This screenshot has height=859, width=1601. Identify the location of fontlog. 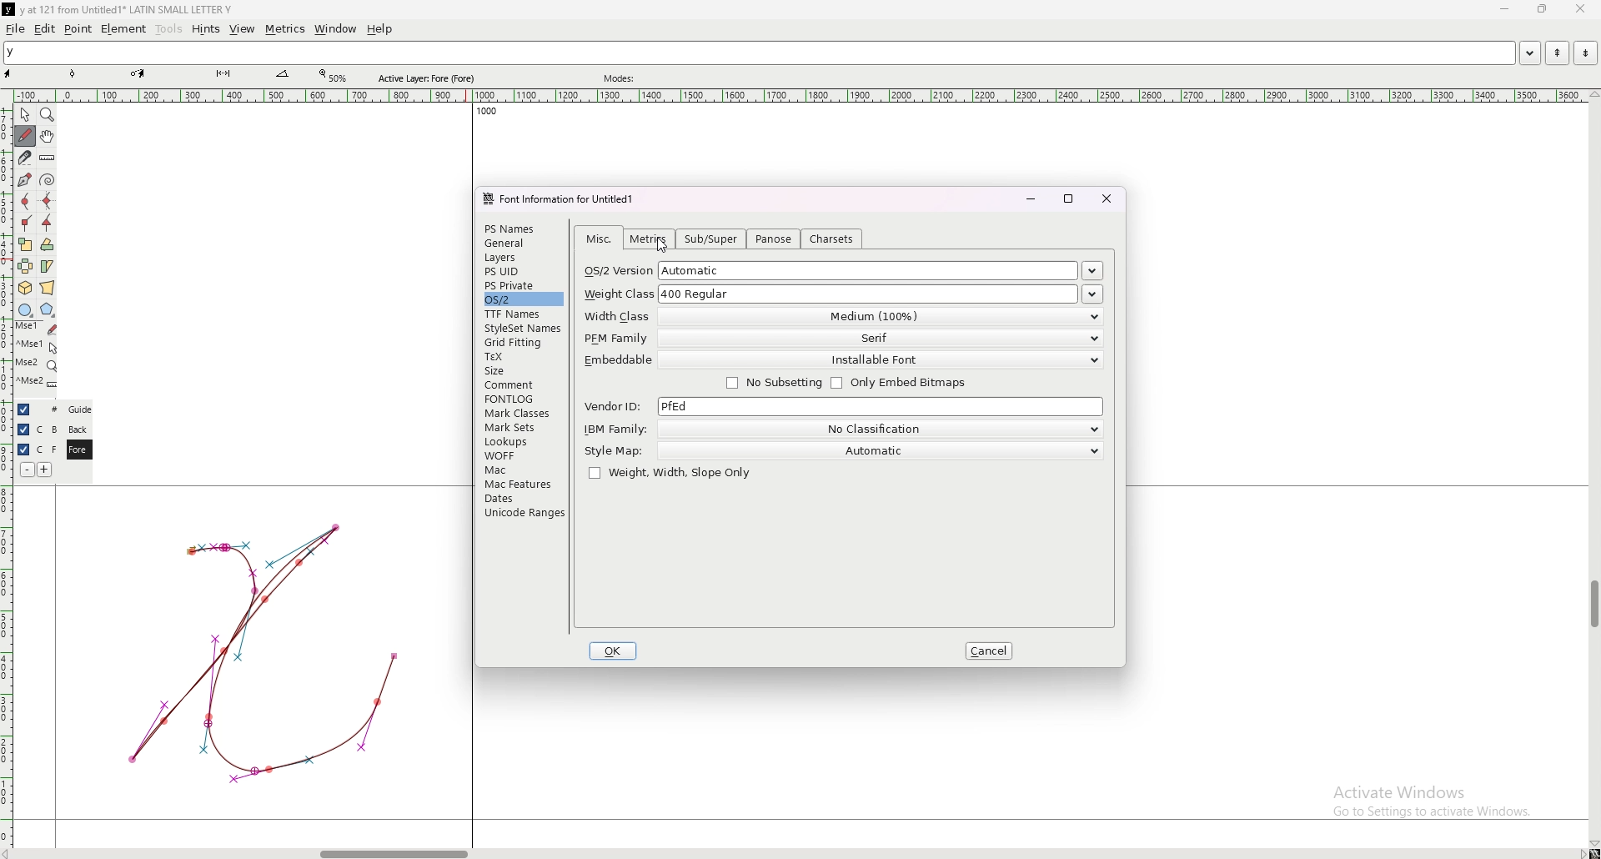
(524, 399).